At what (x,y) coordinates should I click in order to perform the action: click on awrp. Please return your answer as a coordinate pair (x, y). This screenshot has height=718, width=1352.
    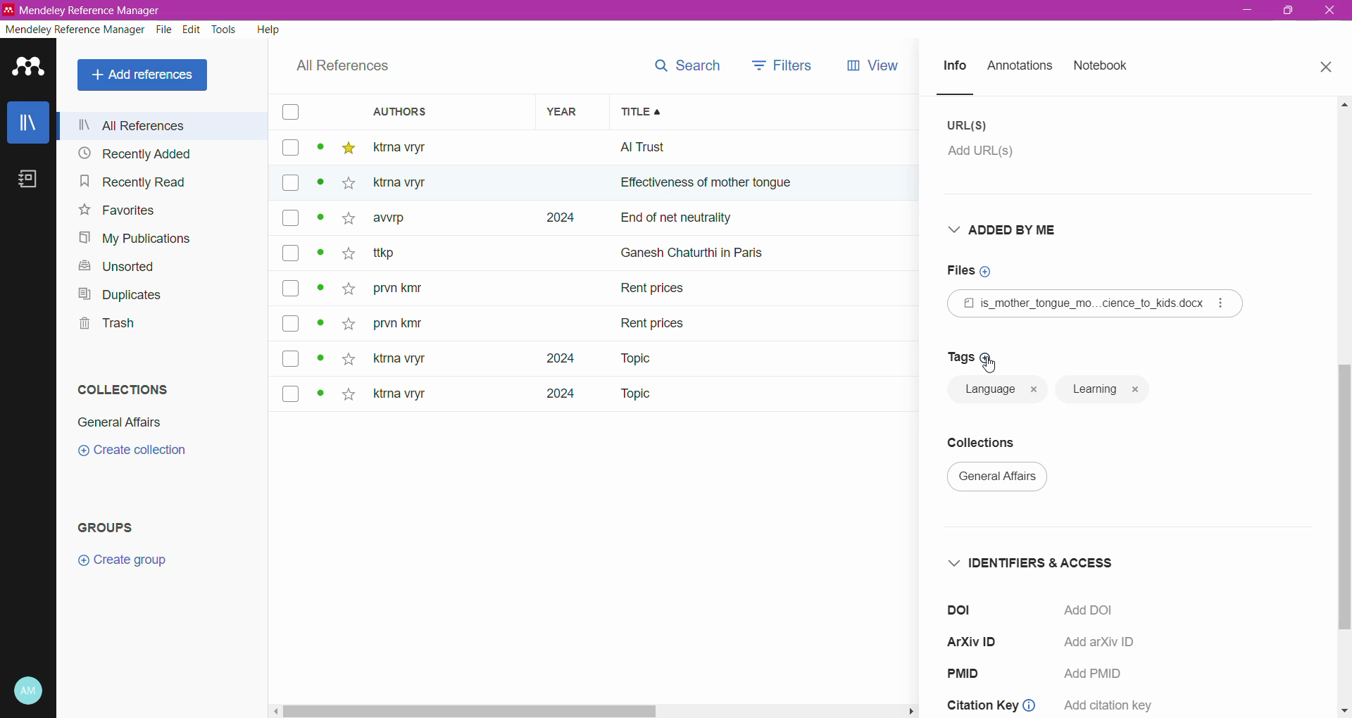
    Looking at the image, I should click on (400, 222).